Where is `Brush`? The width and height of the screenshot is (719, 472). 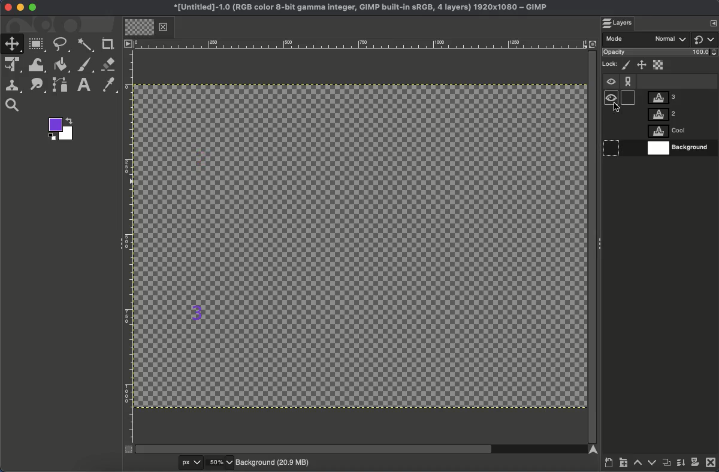
Brush is located at coordinates (86, 65).